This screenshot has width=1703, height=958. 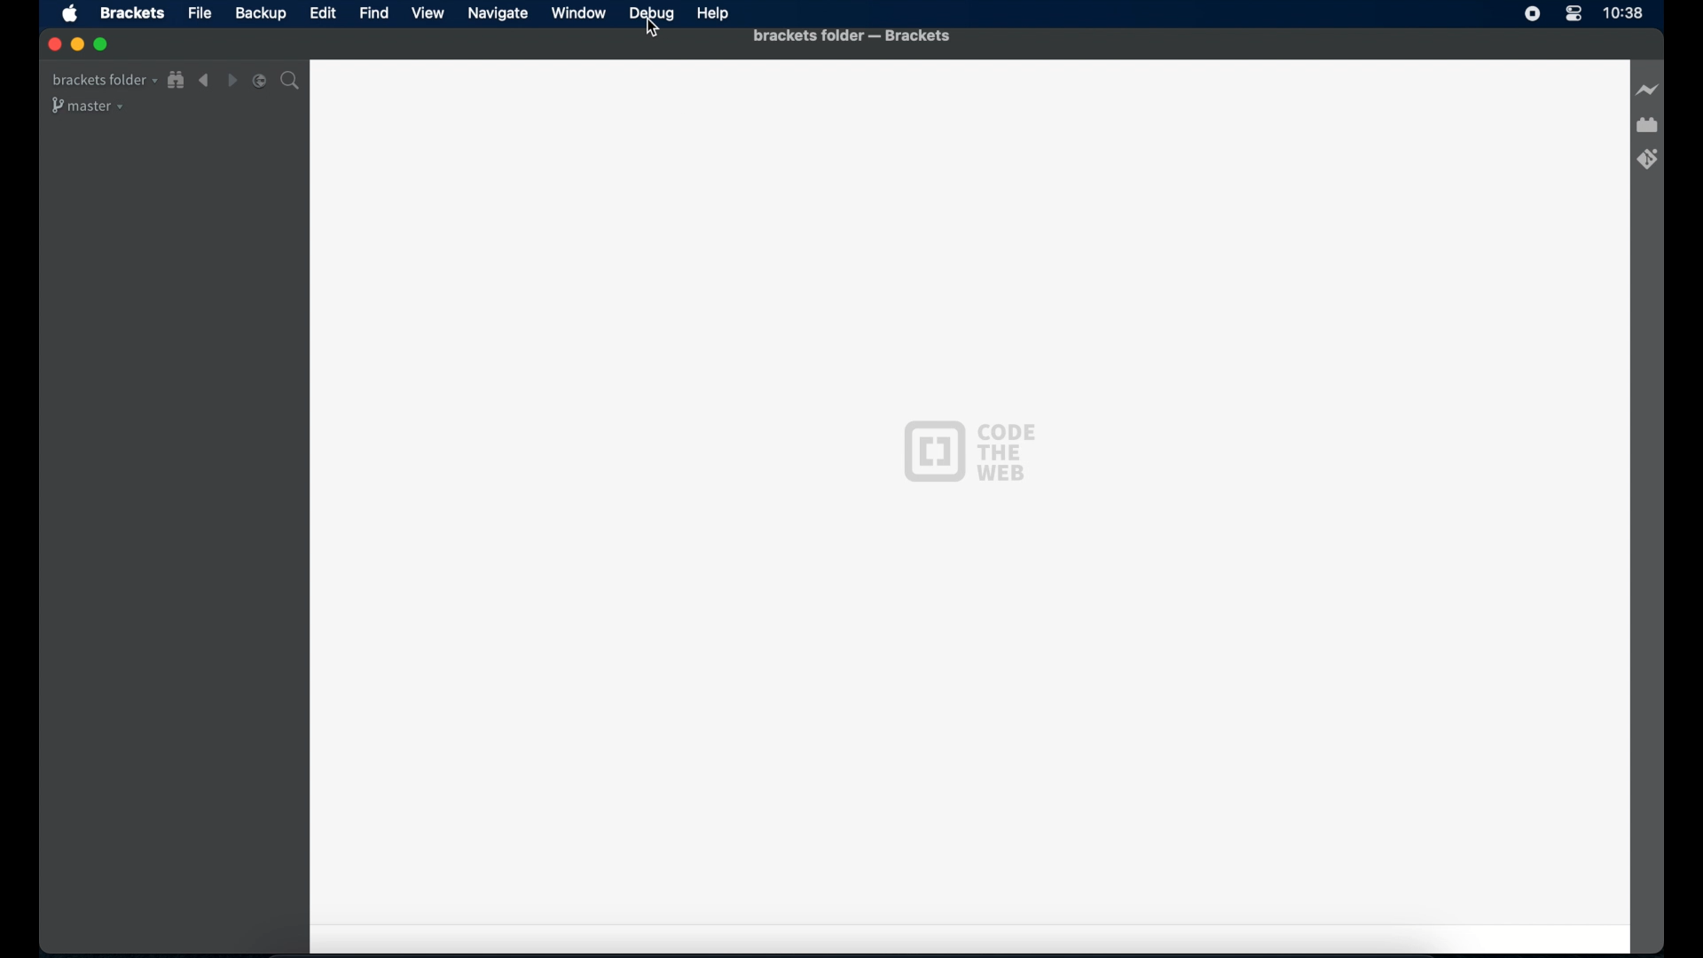 I want to click on backup, so click(x=261, y=13).